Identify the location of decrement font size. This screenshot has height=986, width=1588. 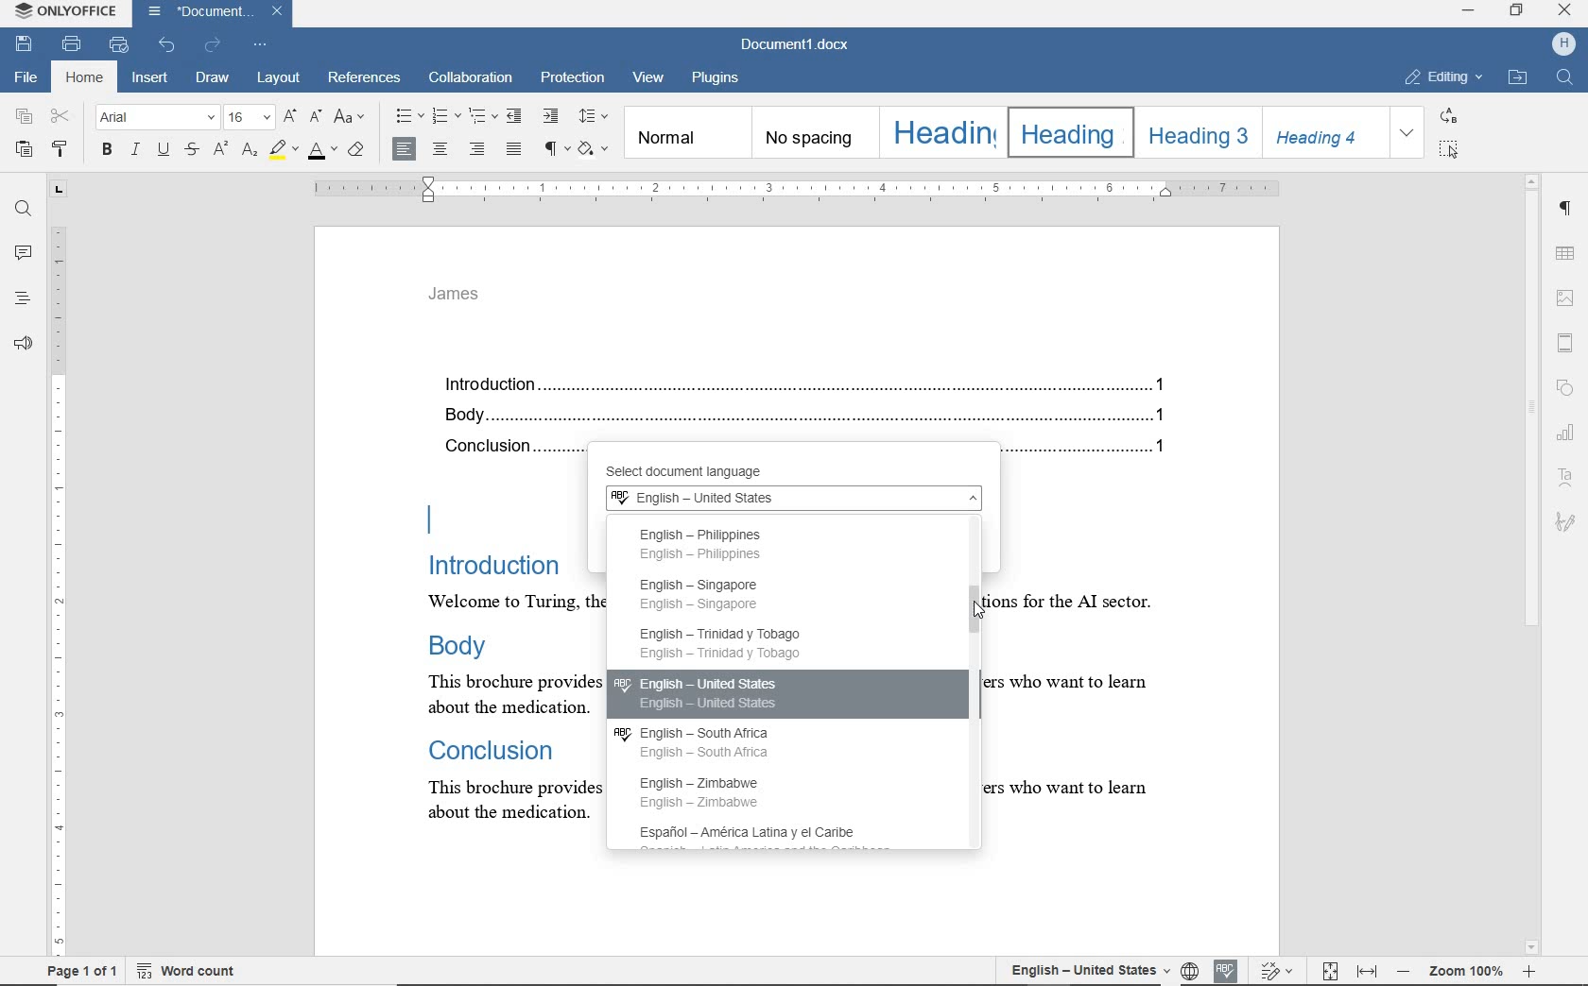
(316, 115).